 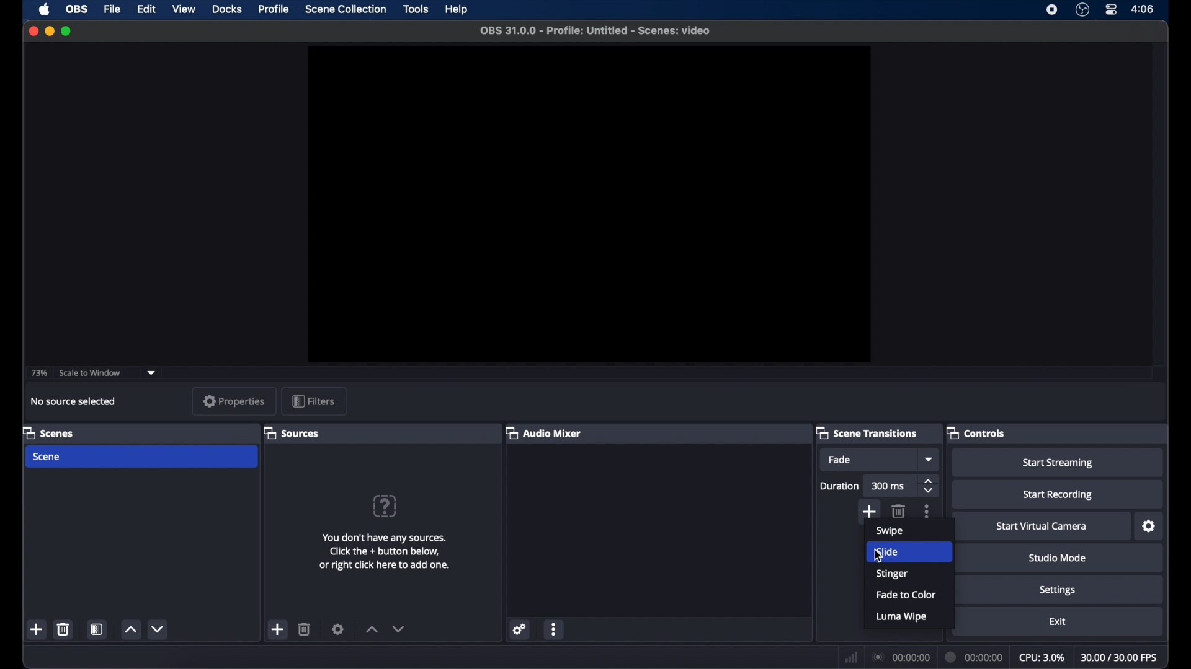 What do you see at coordinates (48, 432) in the screenshot?
I see `scene` at bounding box center [48, 432].